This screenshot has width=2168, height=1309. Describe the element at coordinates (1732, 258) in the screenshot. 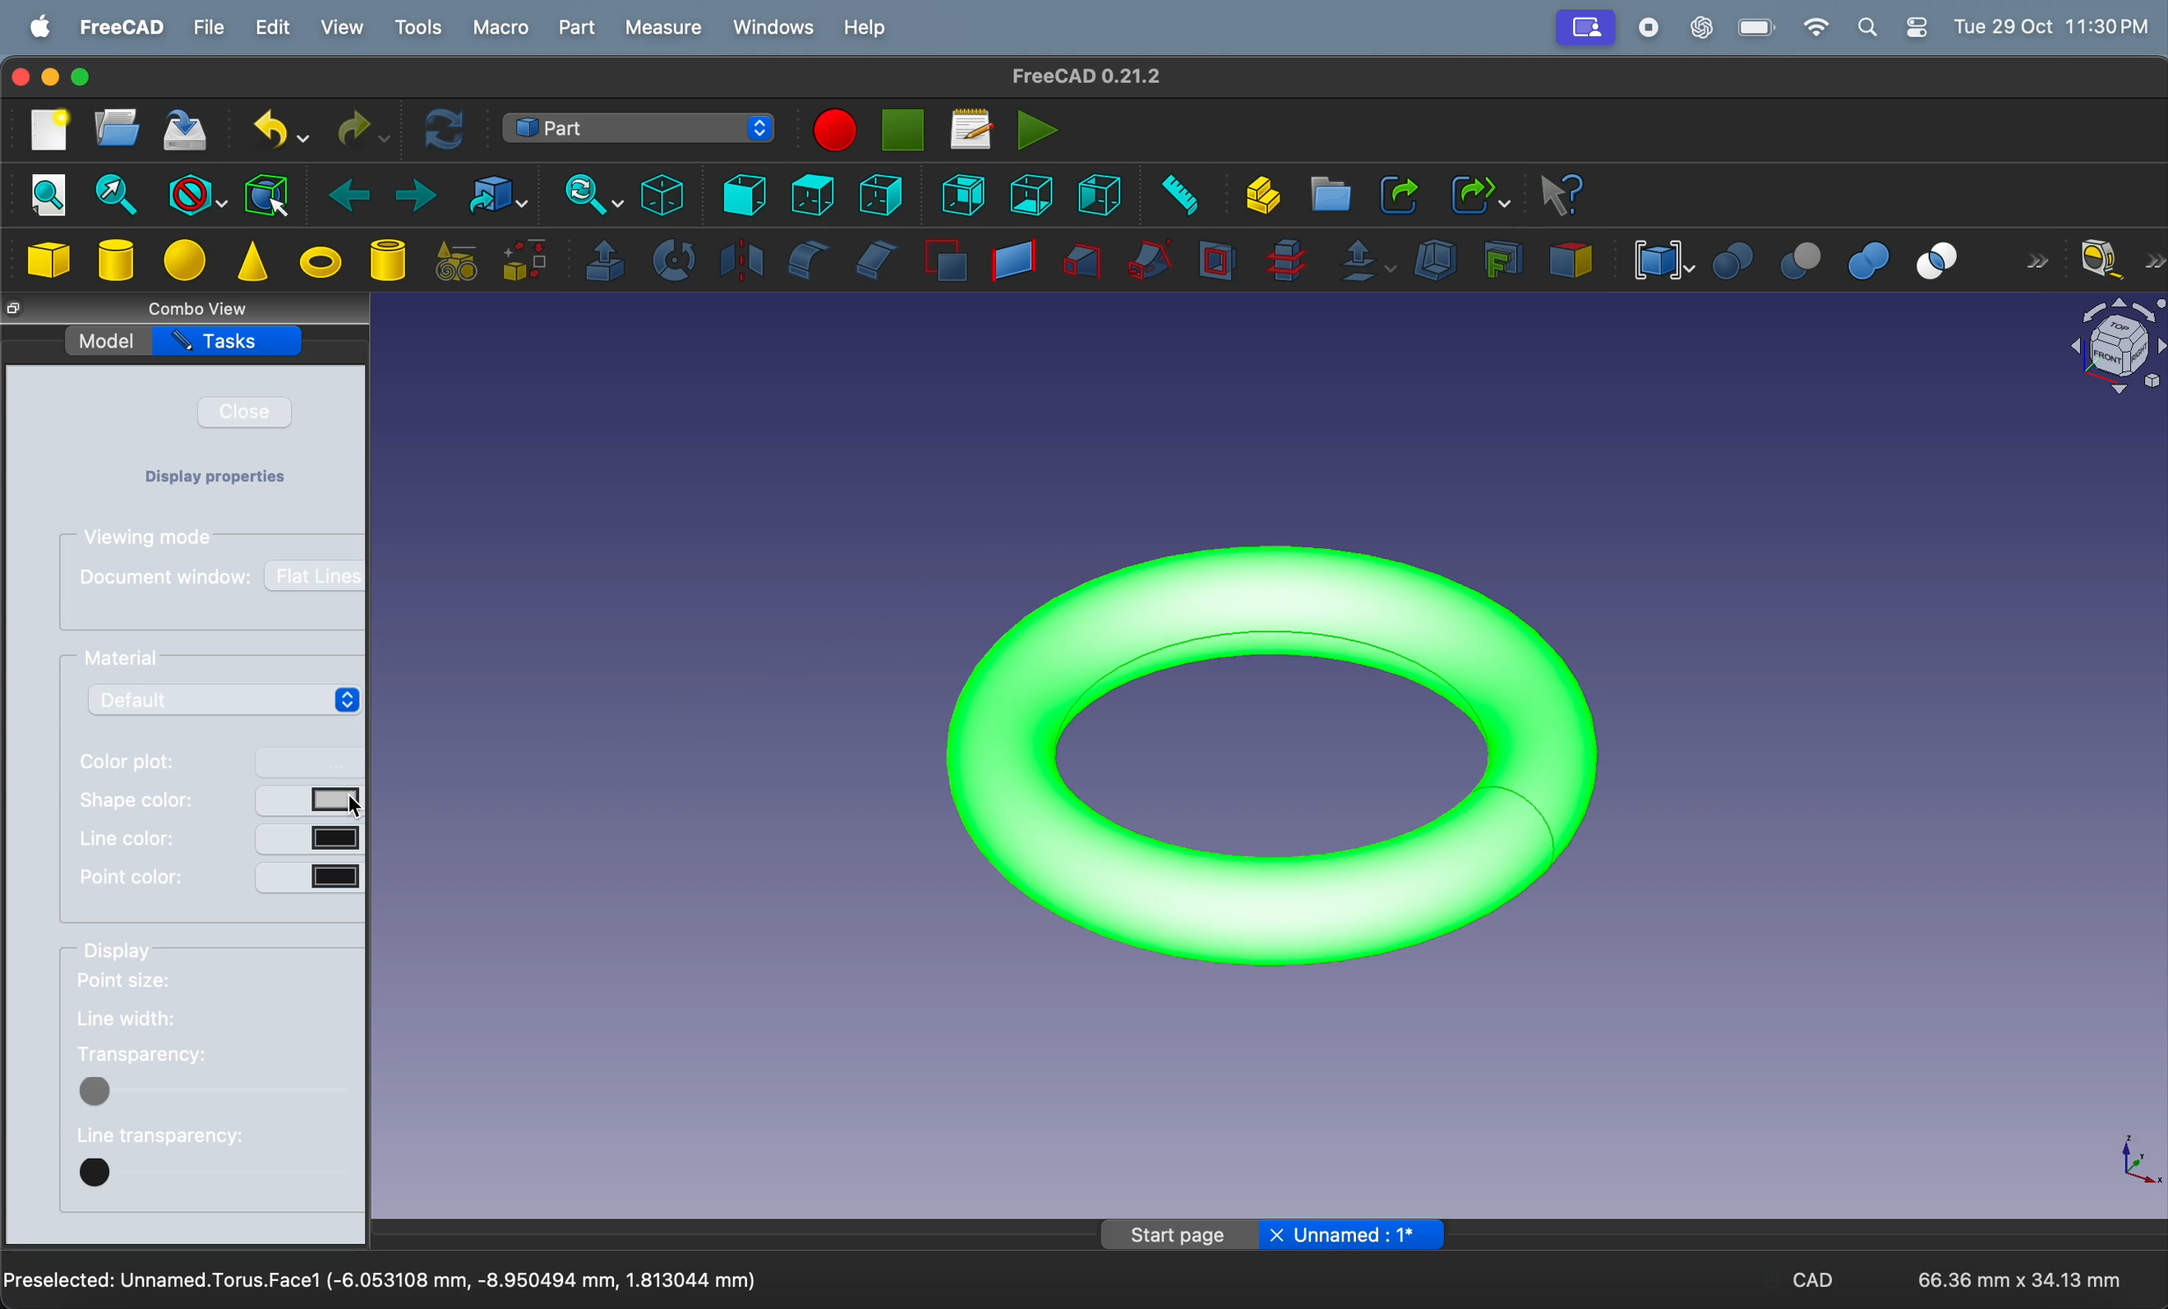

I see `boolean` at that location.